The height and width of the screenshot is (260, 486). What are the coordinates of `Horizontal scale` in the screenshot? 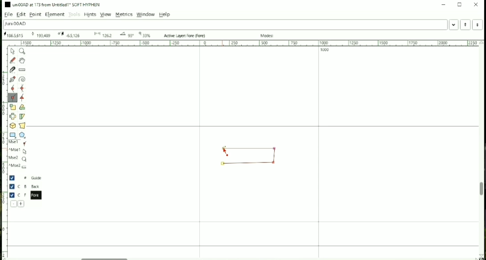 It's located at (243, 43).